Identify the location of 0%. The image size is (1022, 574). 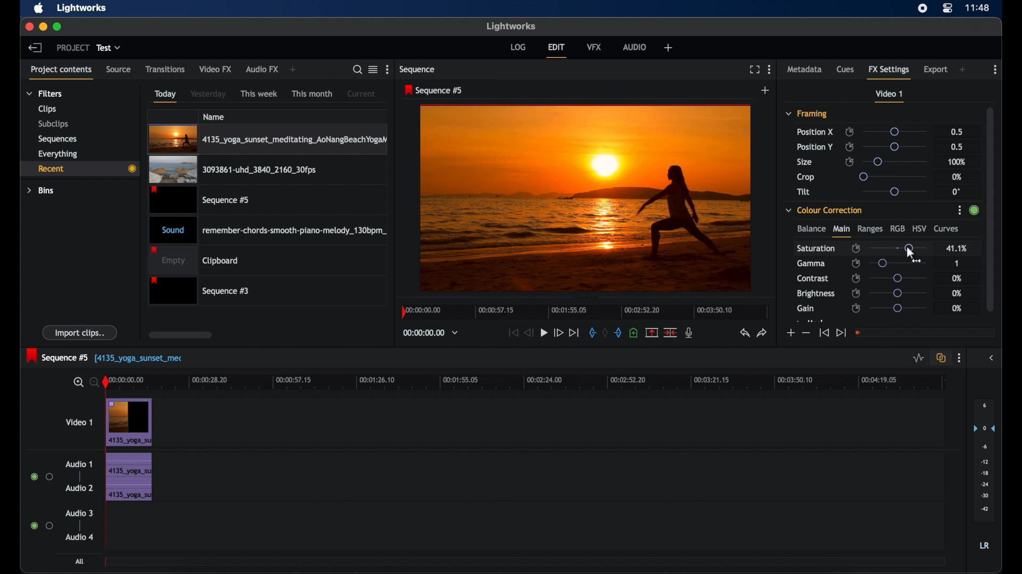
(955, 279).